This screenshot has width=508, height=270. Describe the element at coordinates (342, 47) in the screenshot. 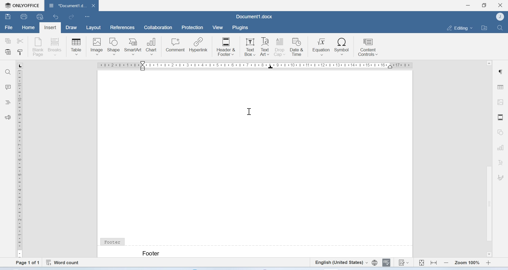

I see `Symbol` at that location.